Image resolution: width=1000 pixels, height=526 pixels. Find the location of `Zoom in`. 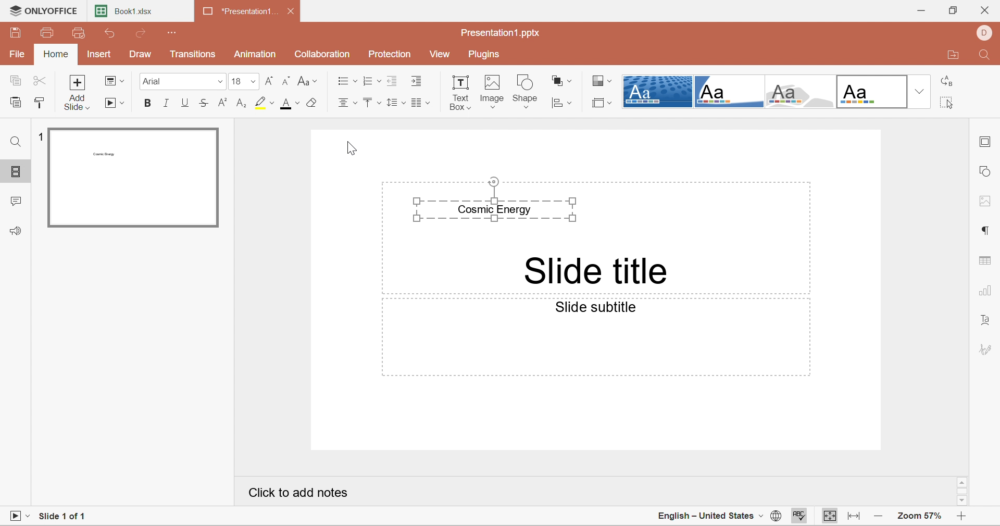

Zoom in is located at coordinates (962, 516).